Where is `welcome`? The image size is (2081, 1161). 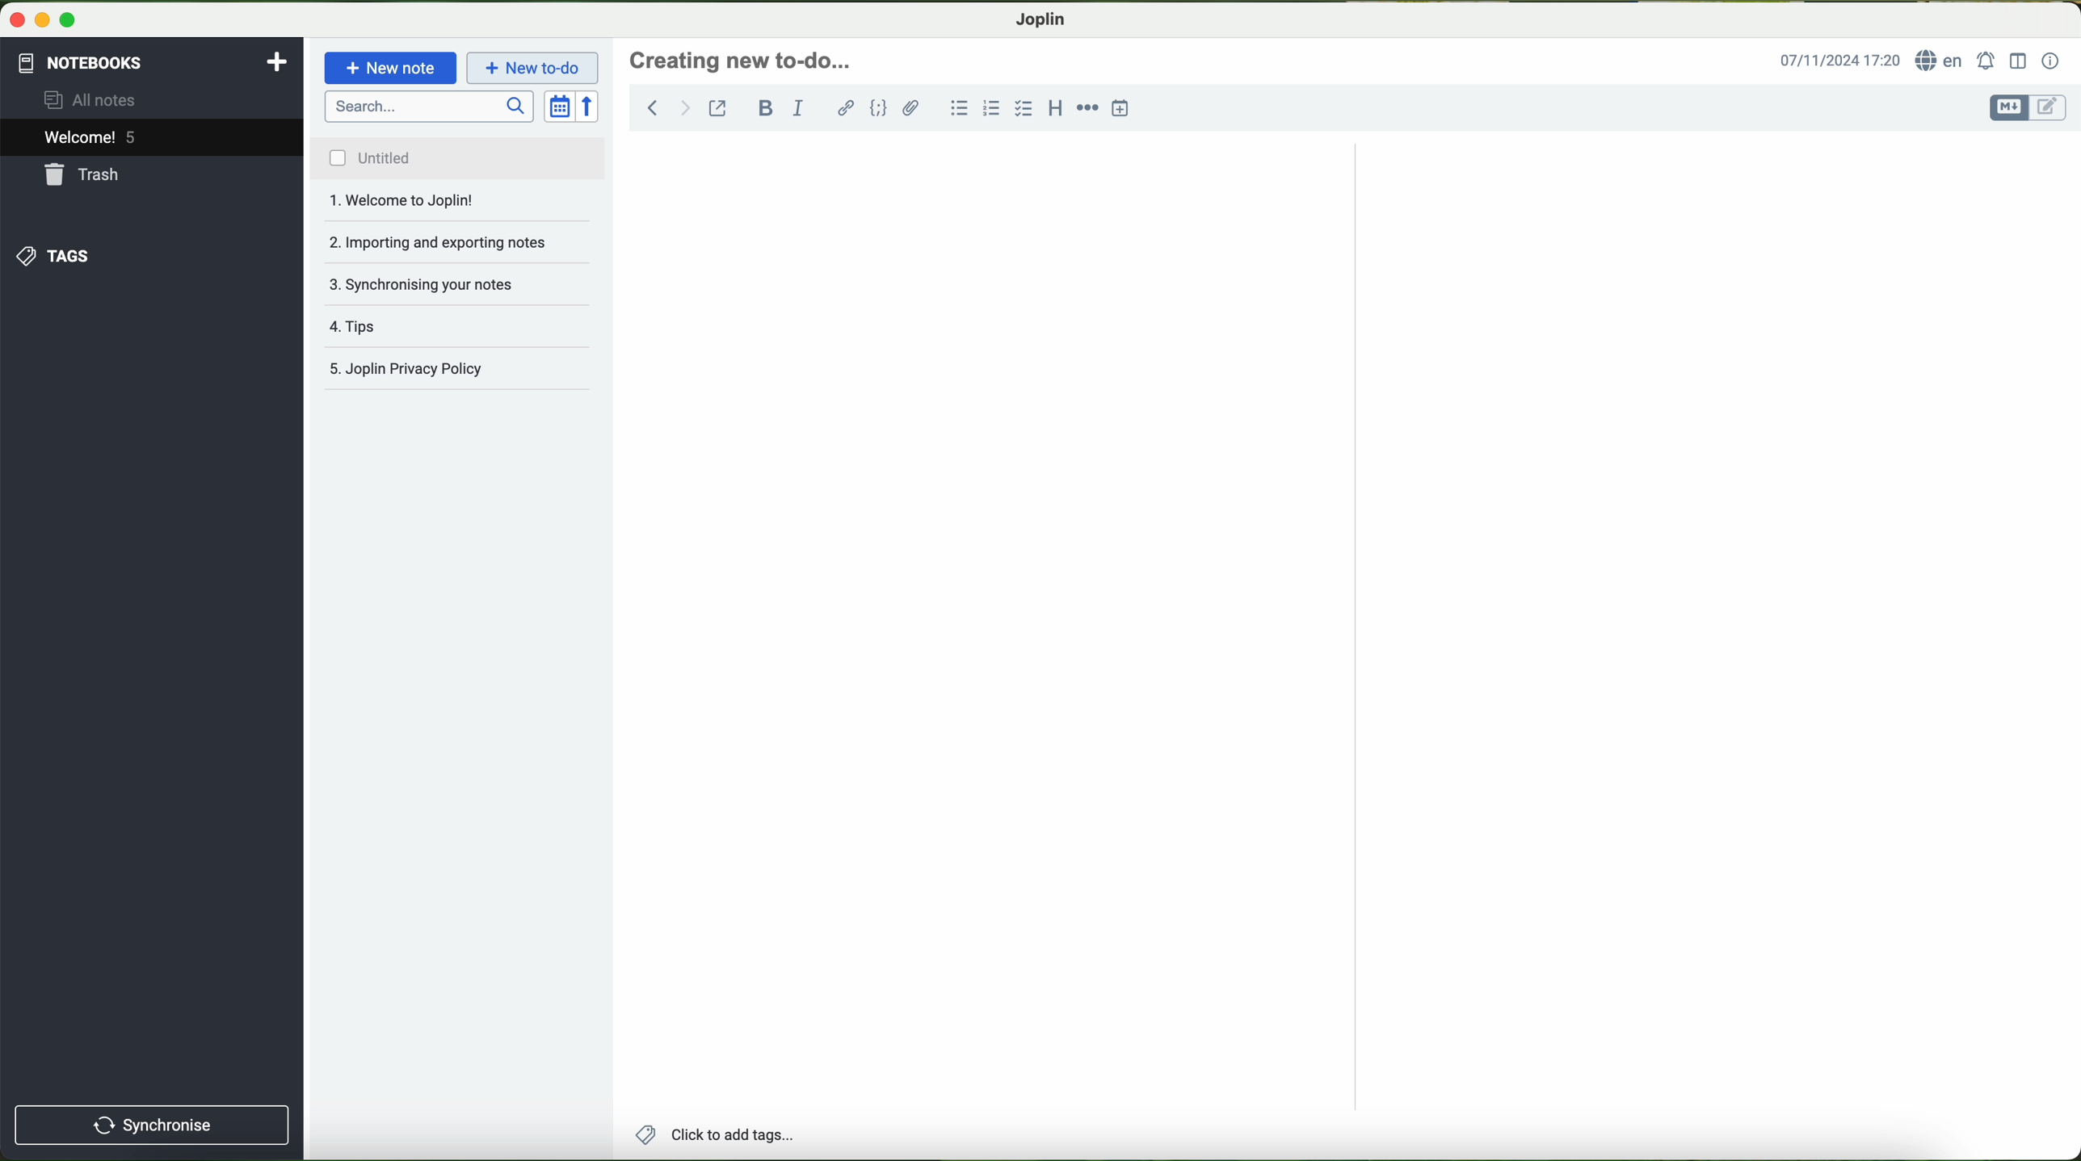
welcome is located at coordinates (151, 140).